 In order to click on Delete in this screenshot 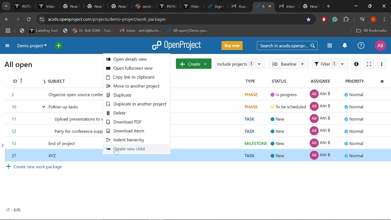, I will do `click(135, 113)`.